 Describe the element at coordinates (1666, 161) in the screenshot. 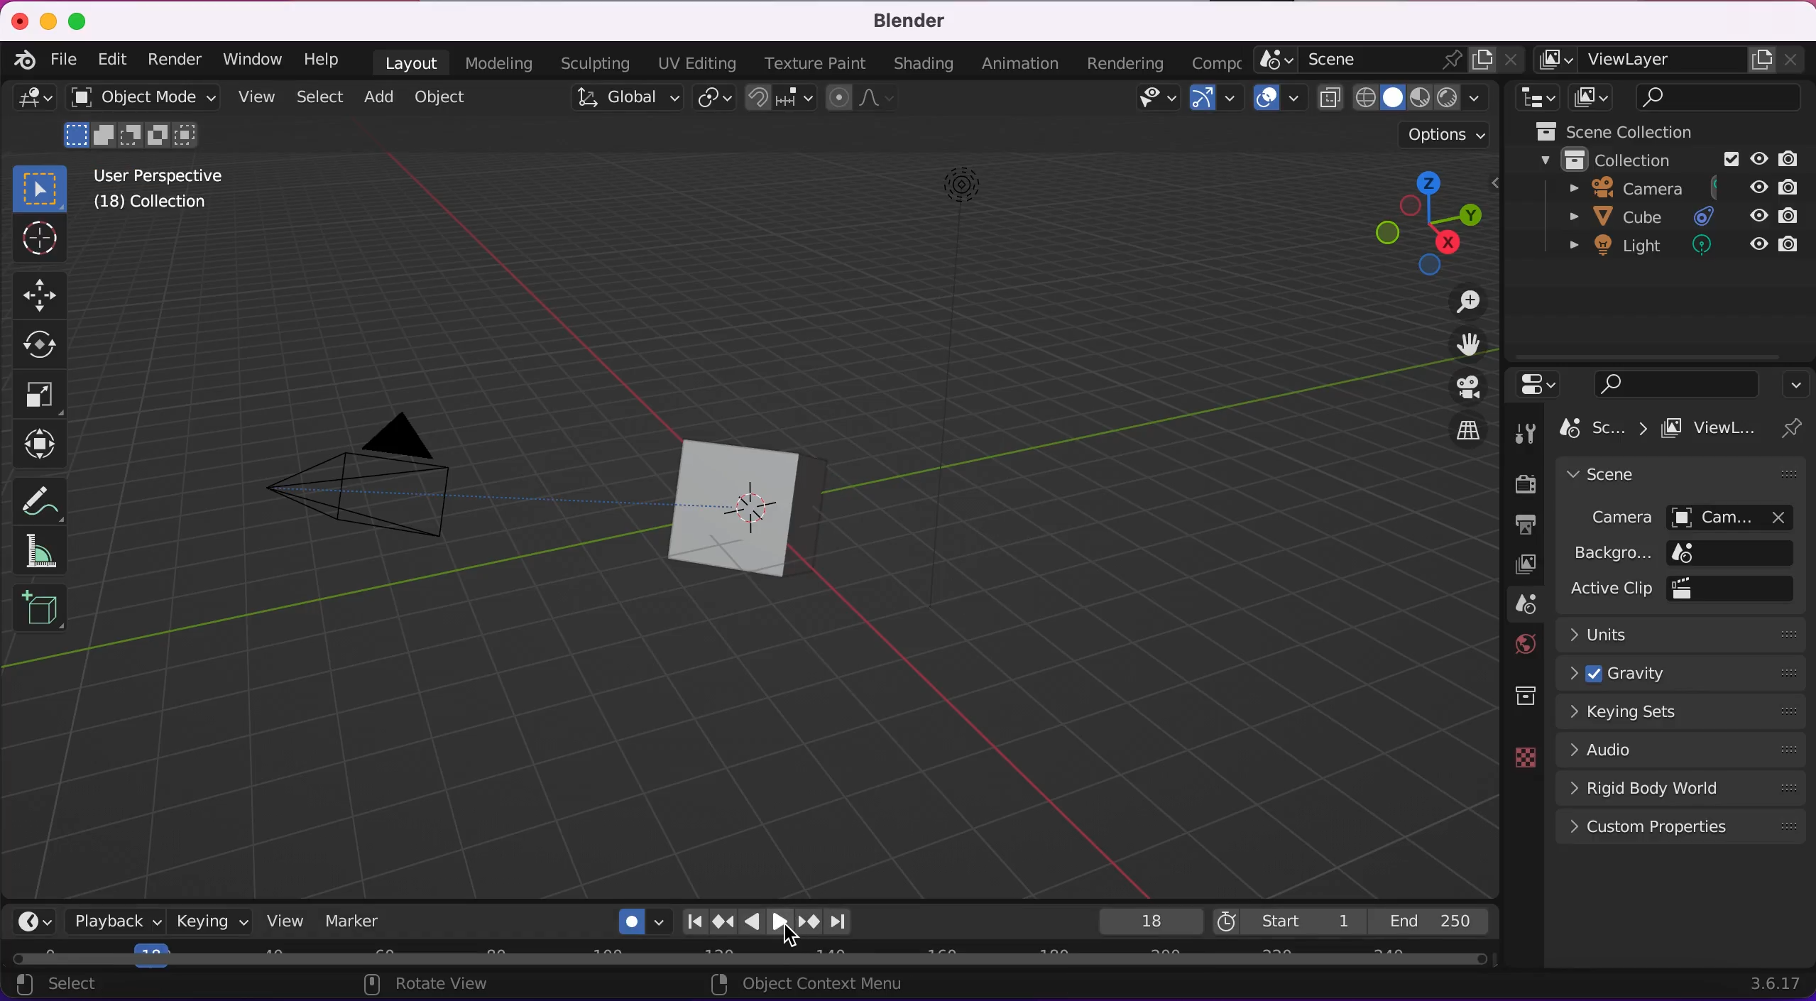

I see `collection` at that location.